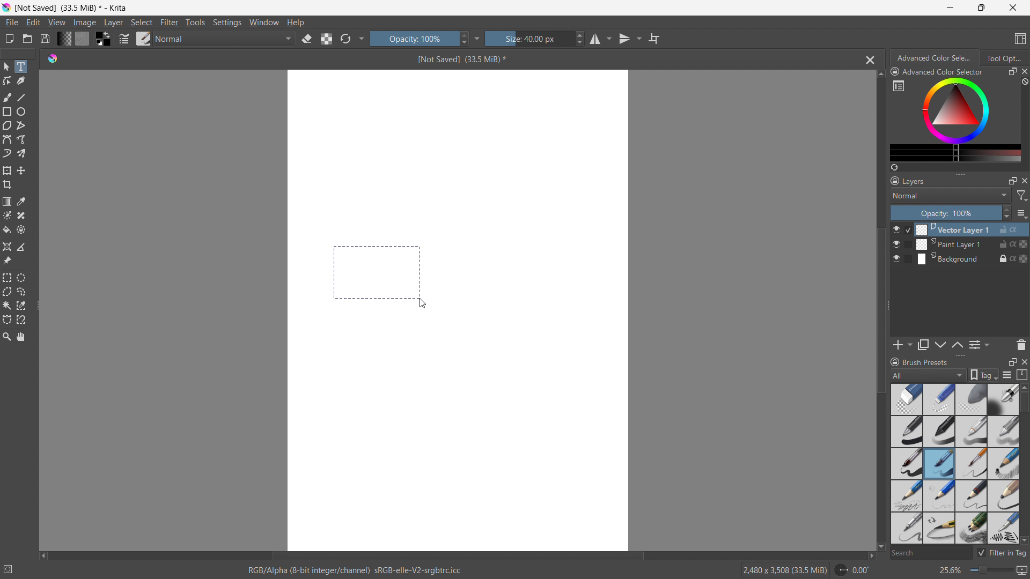 This screenshot has height=579, width=1030. I want to click on light nib pencil, so click(939, 496).